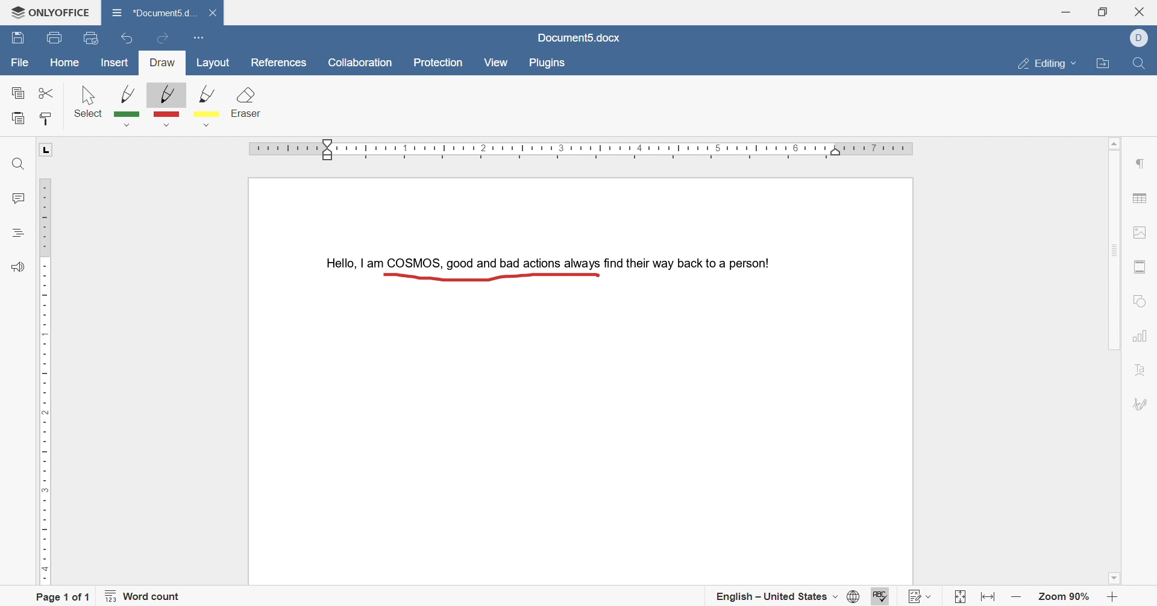 The image size is (1157, 606). Describe the element at coordinates (1017, 598) in the screenshot. I see `zoom out` at that location.